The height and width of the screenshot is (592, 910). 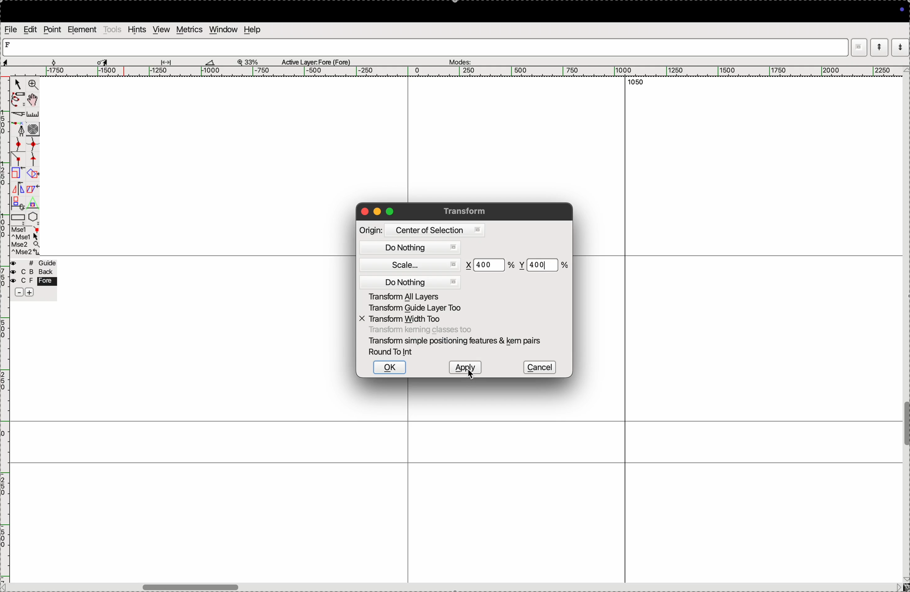 I want to click on closing, so click(x=364, y=212).